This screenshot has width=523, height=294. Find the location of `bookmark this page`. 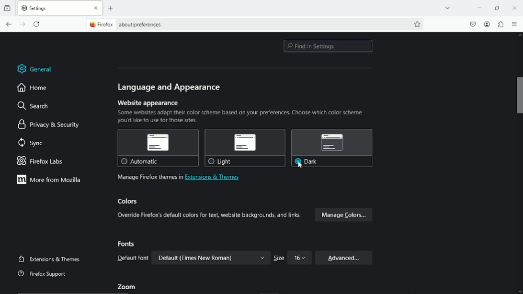

bookmark this page is located at coordinates (418, 24).